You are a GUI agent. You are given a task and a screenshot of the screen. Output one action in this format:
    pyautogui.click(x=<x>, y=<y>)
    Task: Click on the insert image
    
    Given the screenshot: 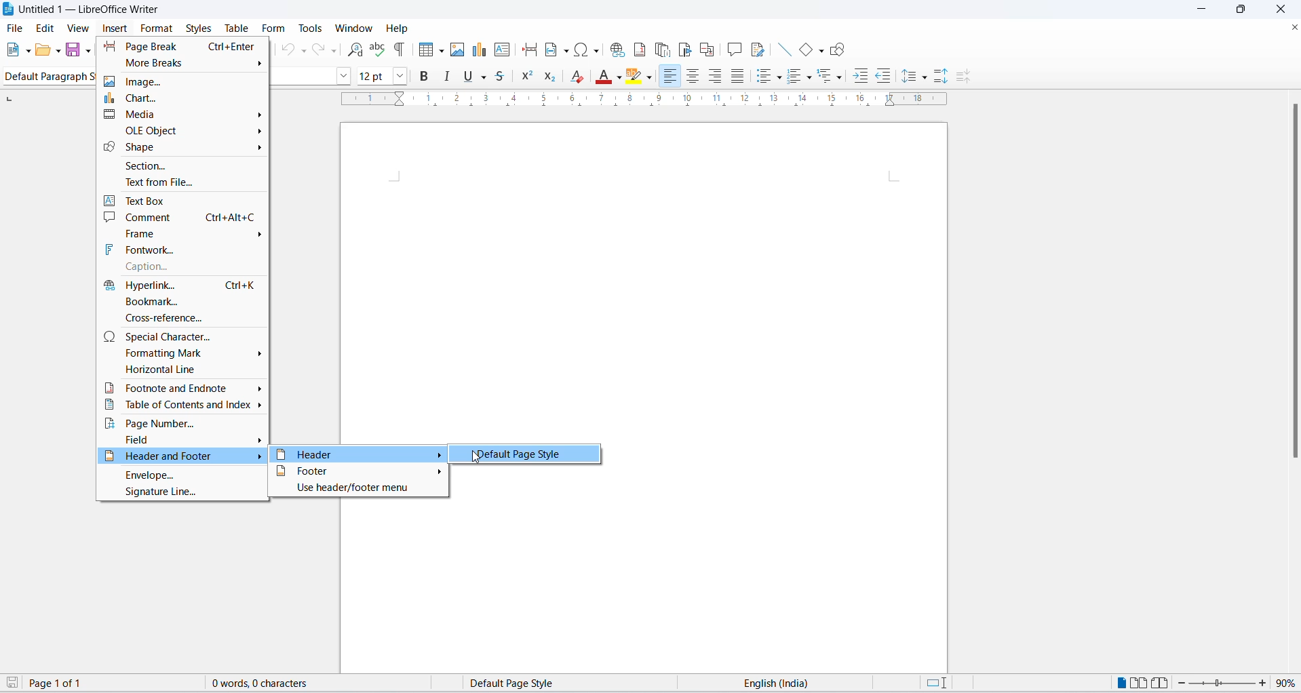 What is the action you would take?
    pyautogui.click(x=459, y=51)
    